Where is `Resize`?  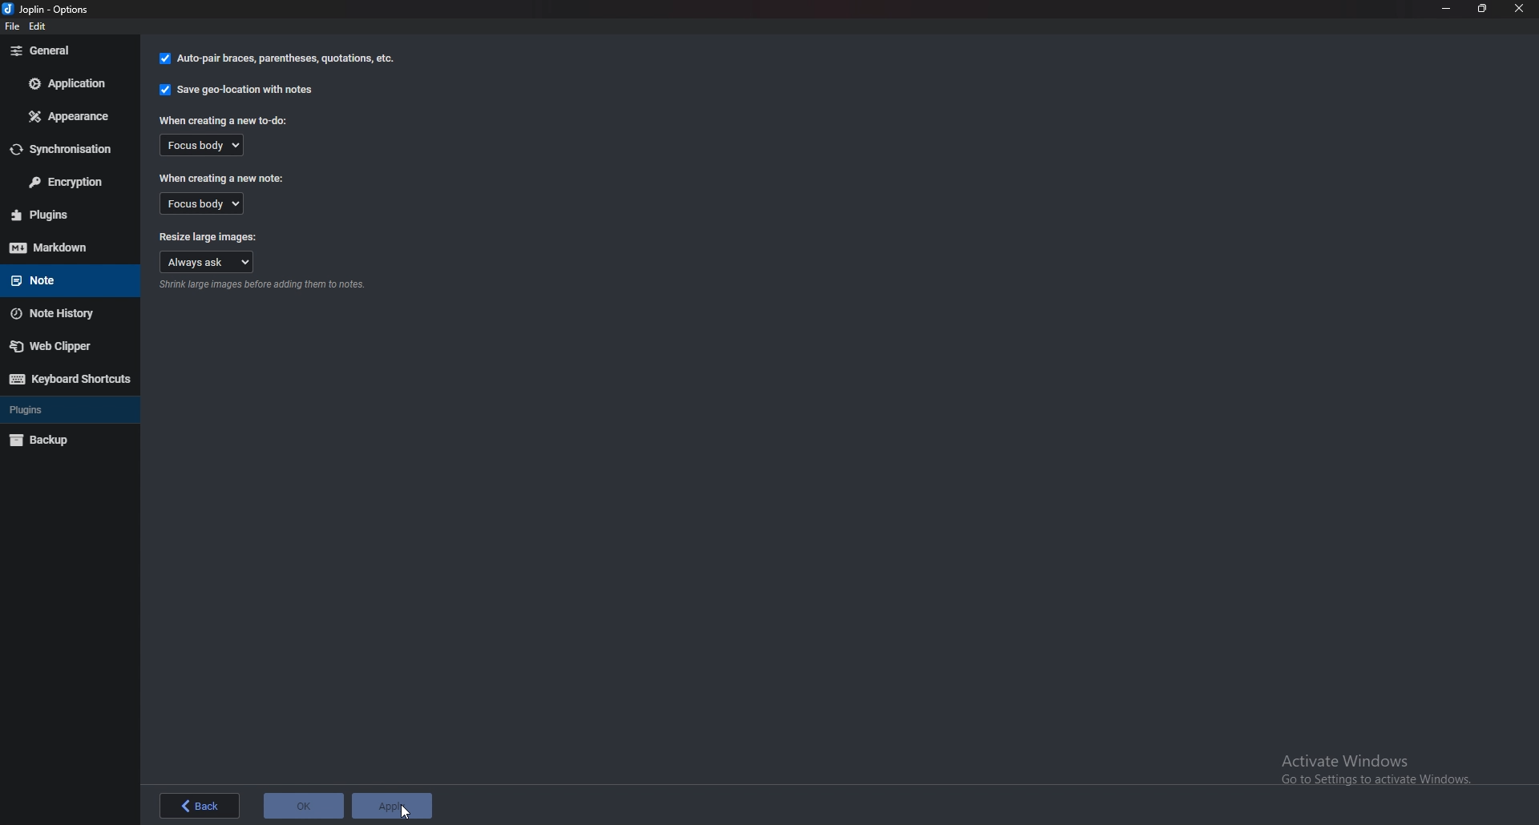 Resize is located at coordinates (1482, 8).